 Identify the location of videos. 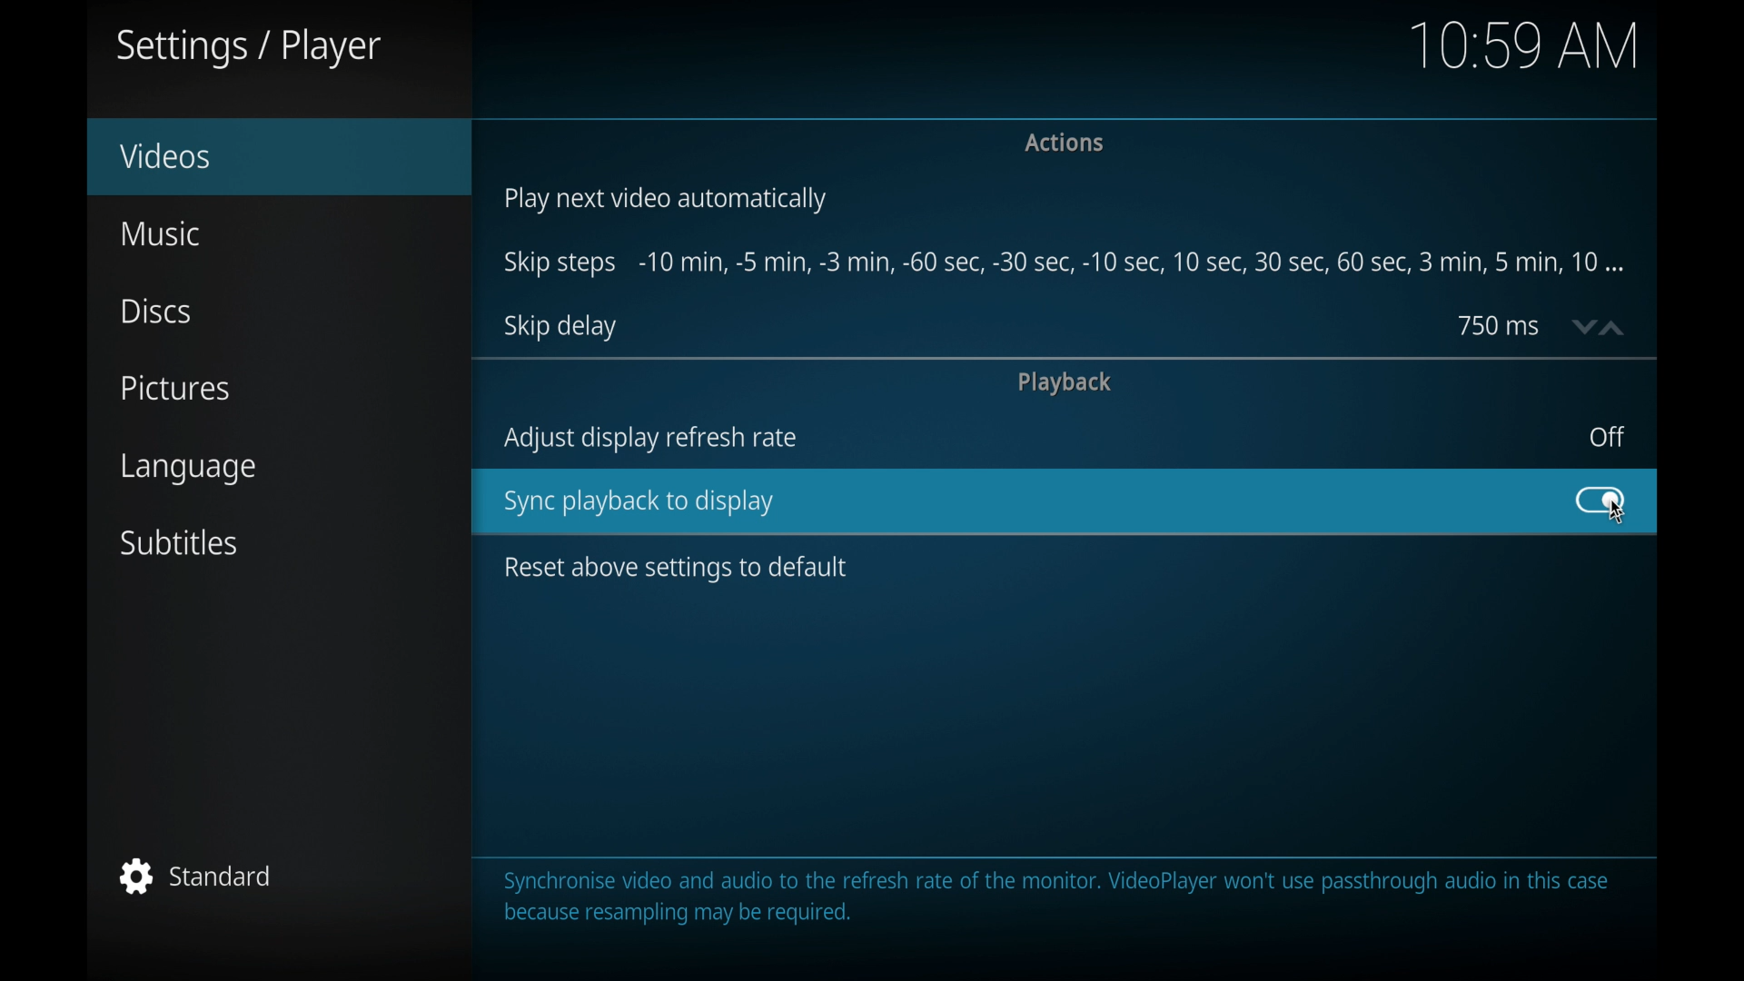
(165, 155).